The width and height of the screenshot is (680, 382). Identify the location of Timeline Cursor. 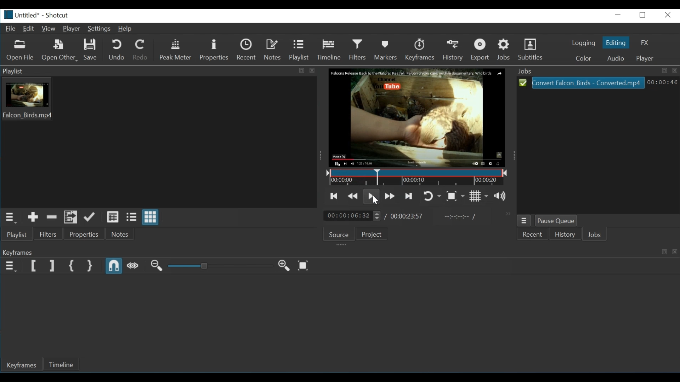
(377, 177).